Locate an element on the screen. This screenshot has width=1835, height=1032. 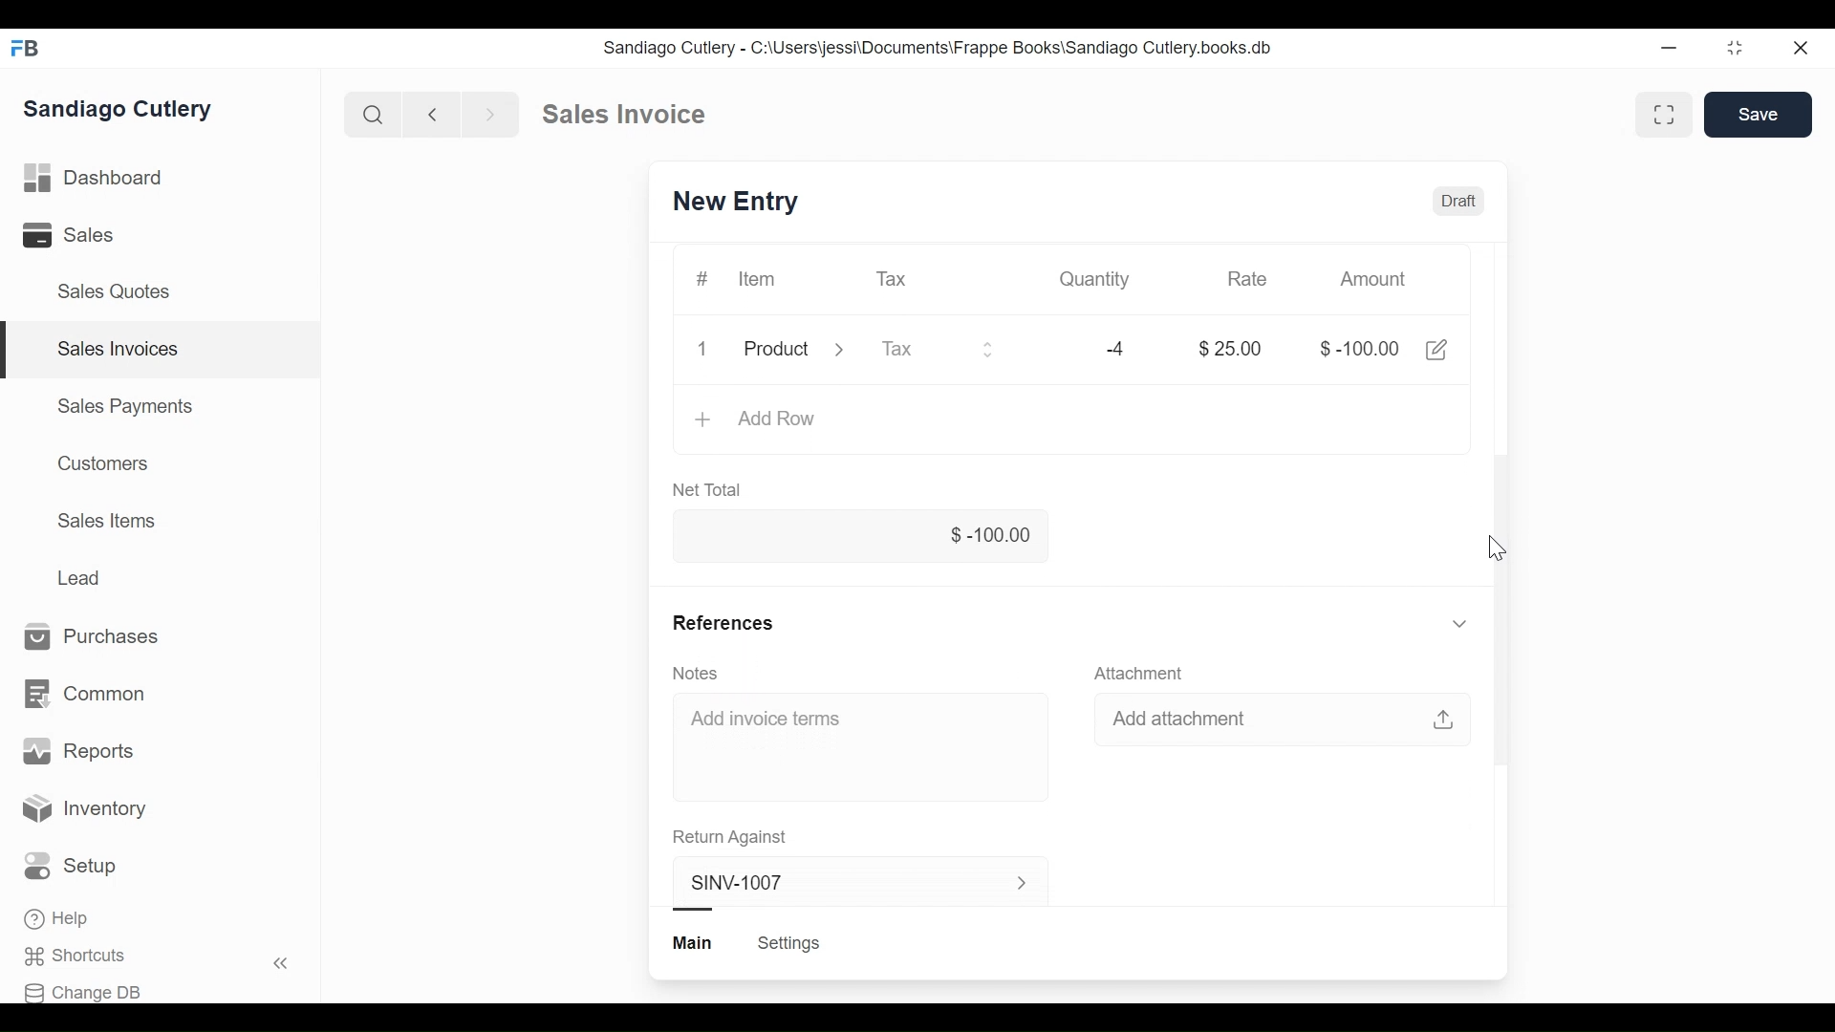
Cursor is located at coordinates (1497, 549).